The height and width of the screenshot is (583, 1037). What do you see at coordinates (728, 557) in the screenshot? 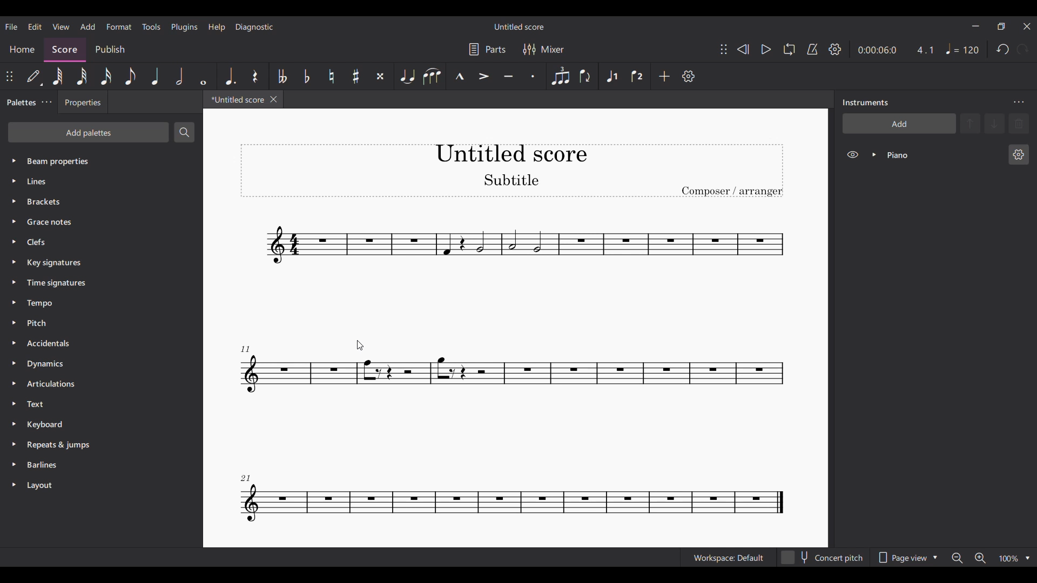
I see `Workspace default` at bounding box center [728, 557].